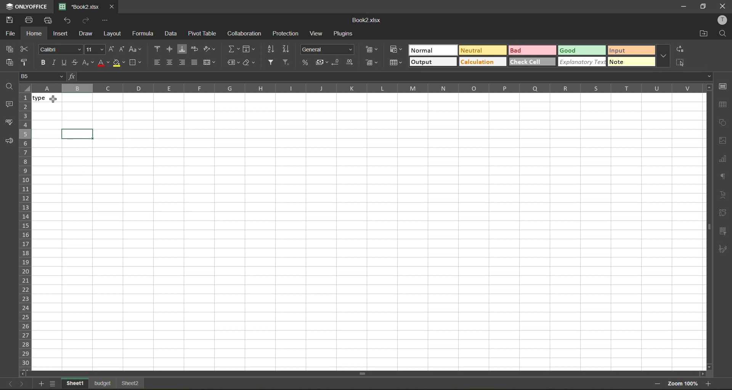 The height and width of the screenshot is (390, 732). Describe the element at coordinates (103, 62) in the screenshot. I see `font color` at that location.